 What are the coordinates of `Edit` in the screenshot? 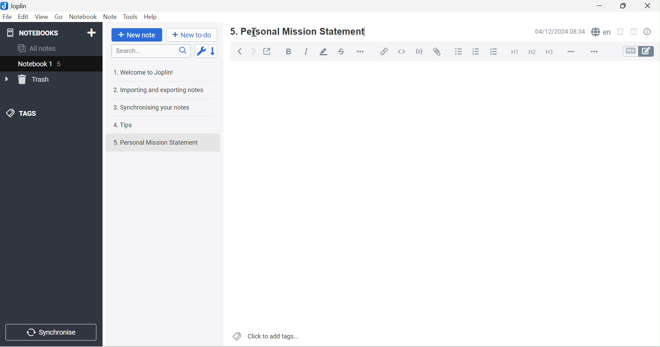 It's located at (23, 17).